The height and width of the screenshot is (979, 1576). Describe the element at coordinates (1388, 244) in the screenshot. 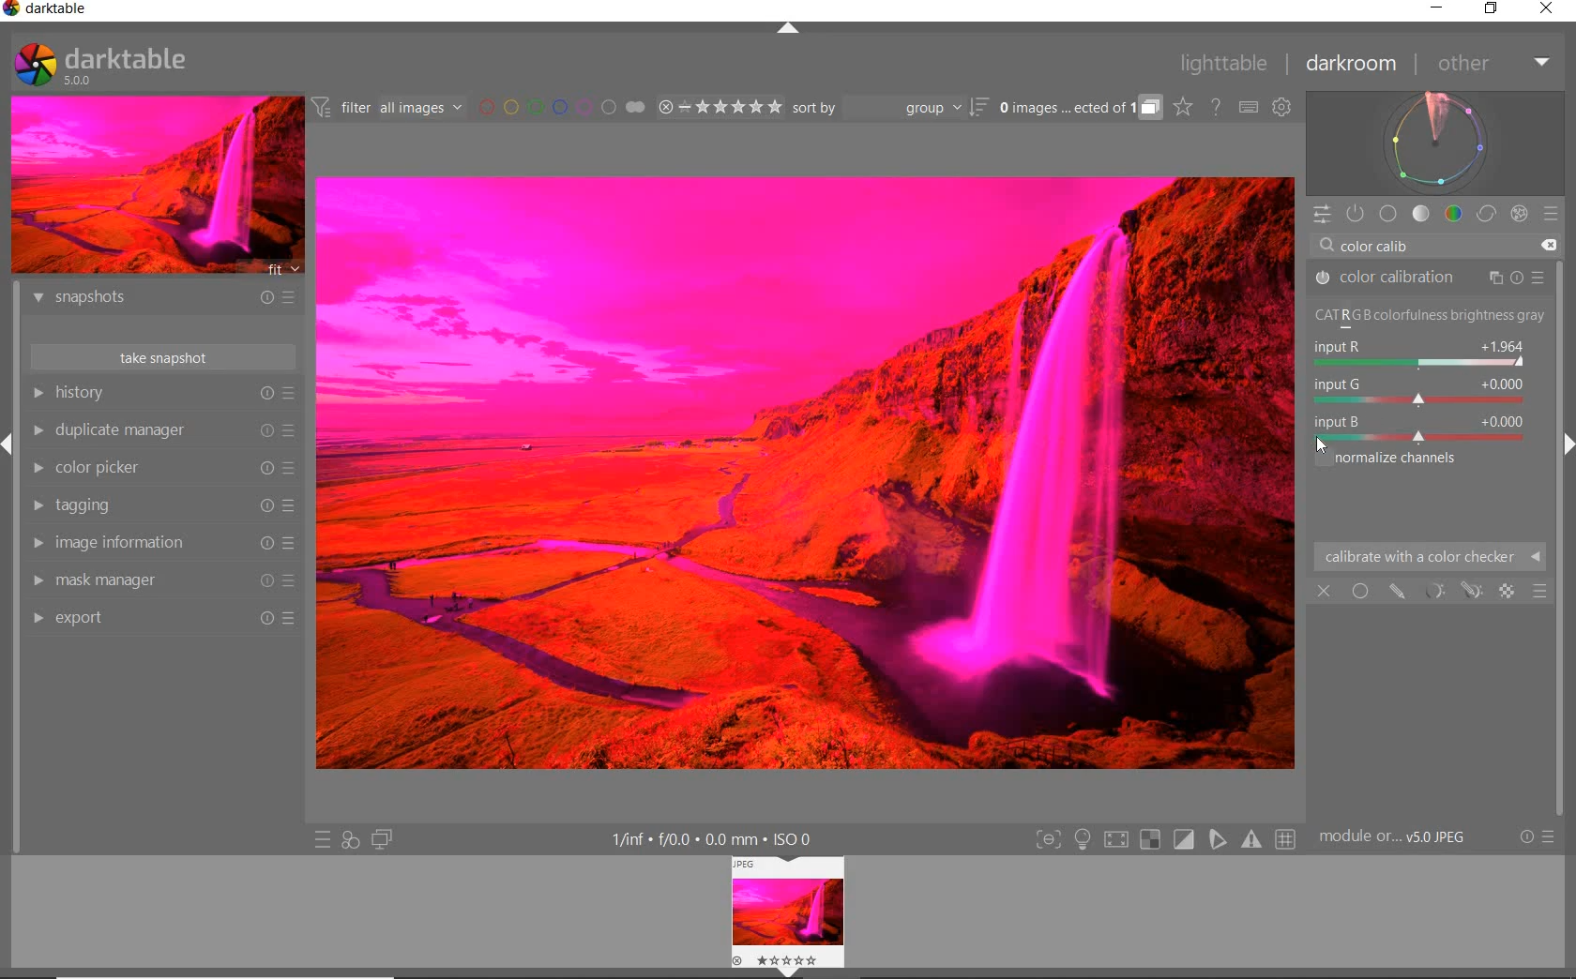

I see `INPUT VALUE` at that location.